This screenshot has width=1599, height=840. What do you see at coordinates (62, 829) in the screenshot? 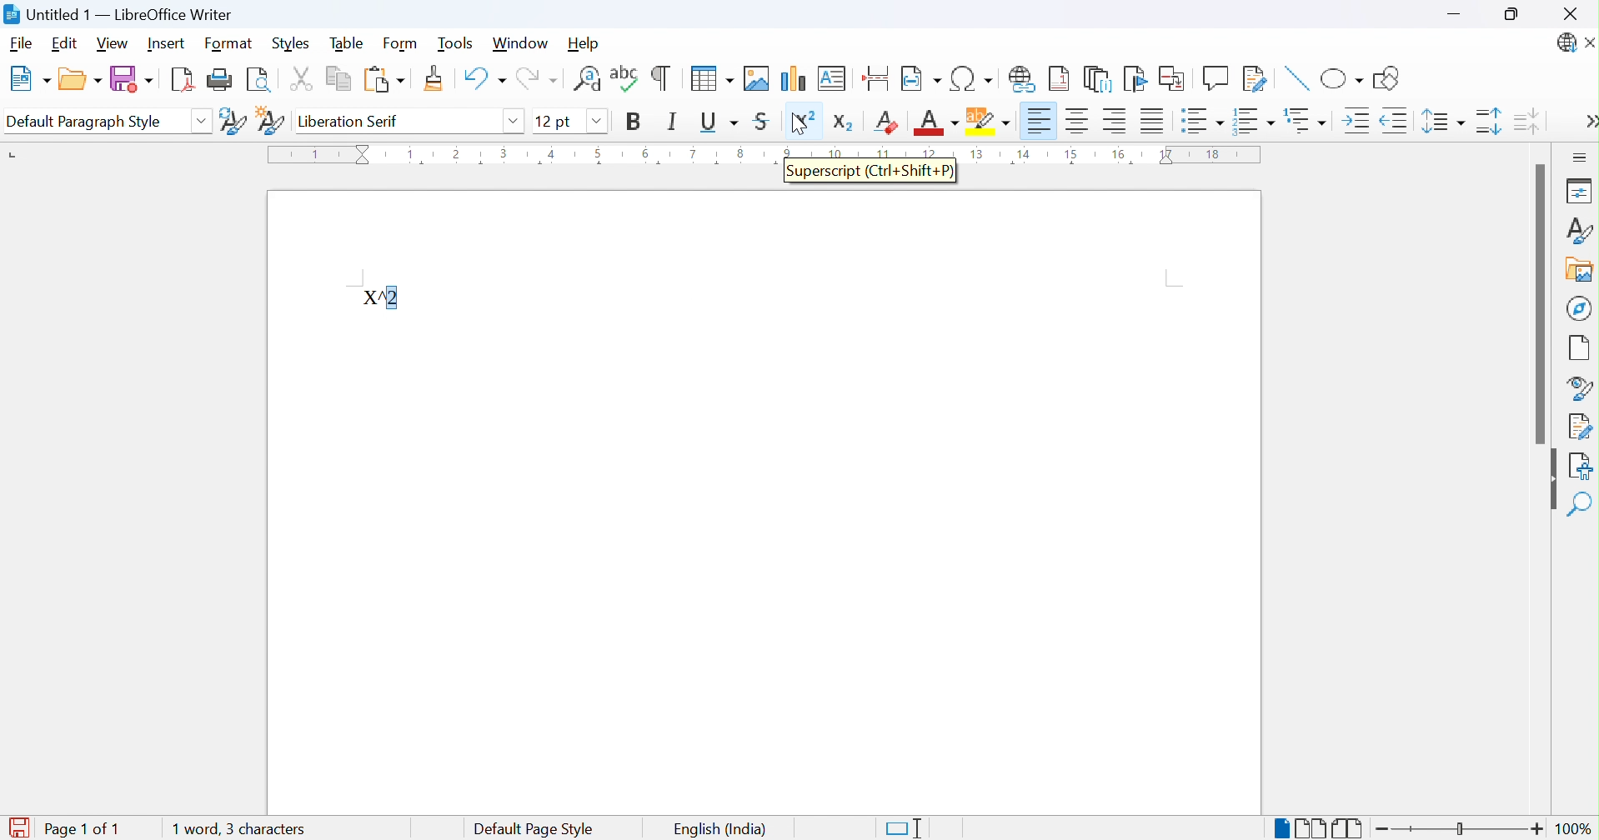
I see `Page 1 of 1` at bounding box center [62, 829].